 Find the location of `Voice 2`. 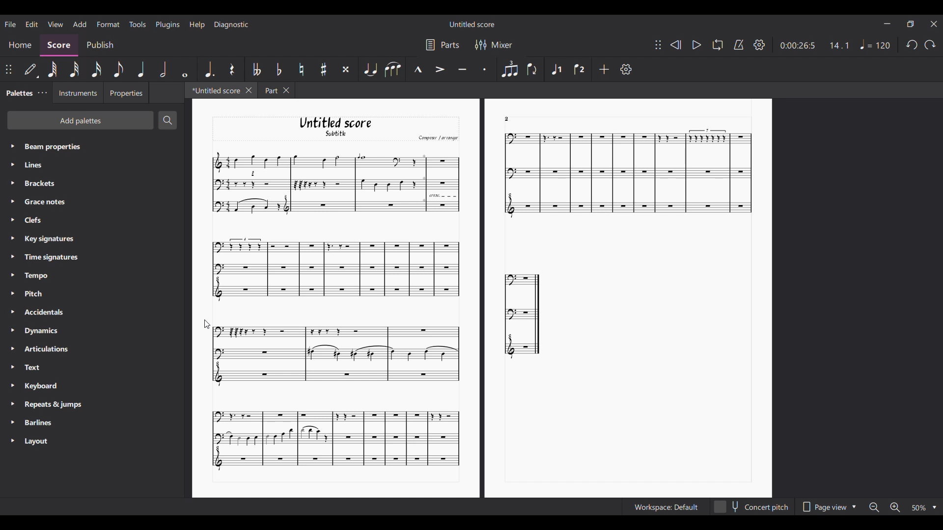

Voice 2 is located at coordinates (580, 69).